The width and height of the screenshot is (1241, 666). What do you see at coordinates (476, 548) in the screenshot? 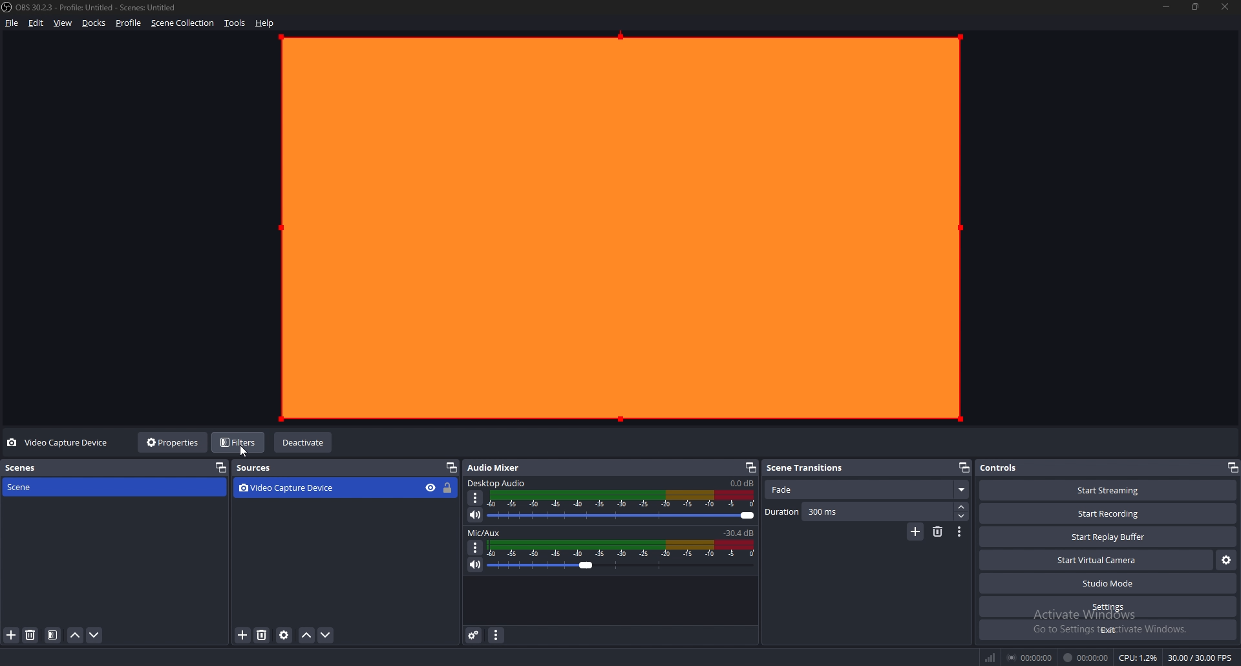
I see `options` at bounding box center [476, 548].